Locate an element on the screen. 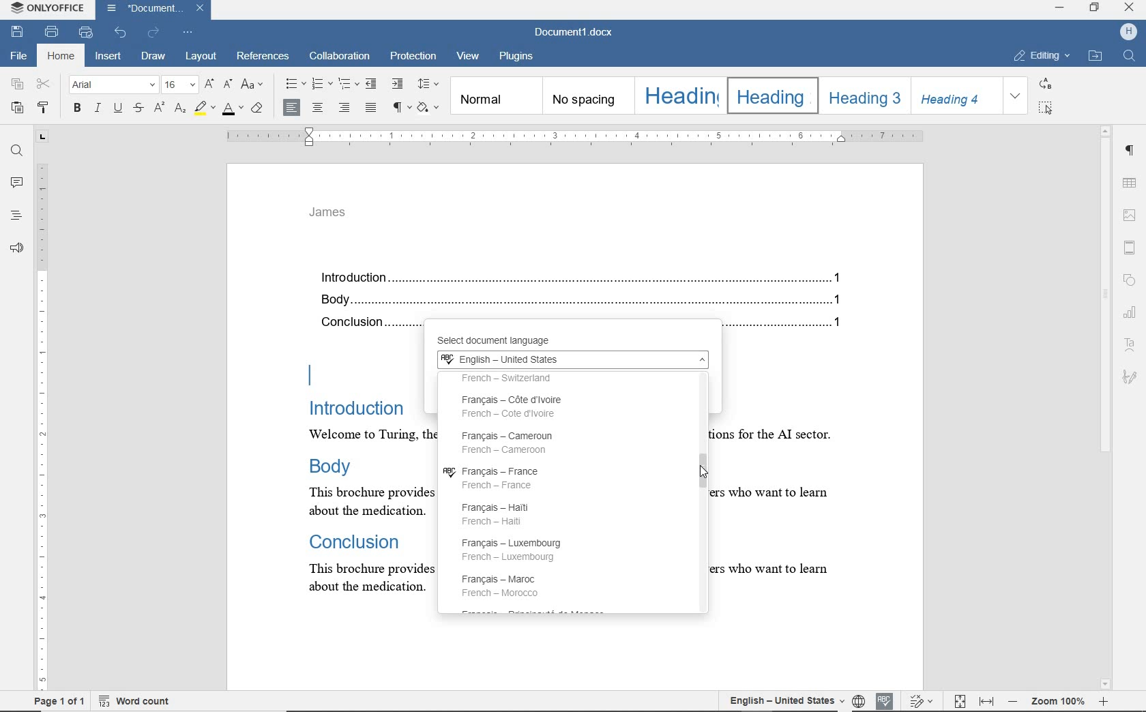 Image resolution: width=1146 pixels, height=712 pixels. underline is located at coordinates (119, 109).